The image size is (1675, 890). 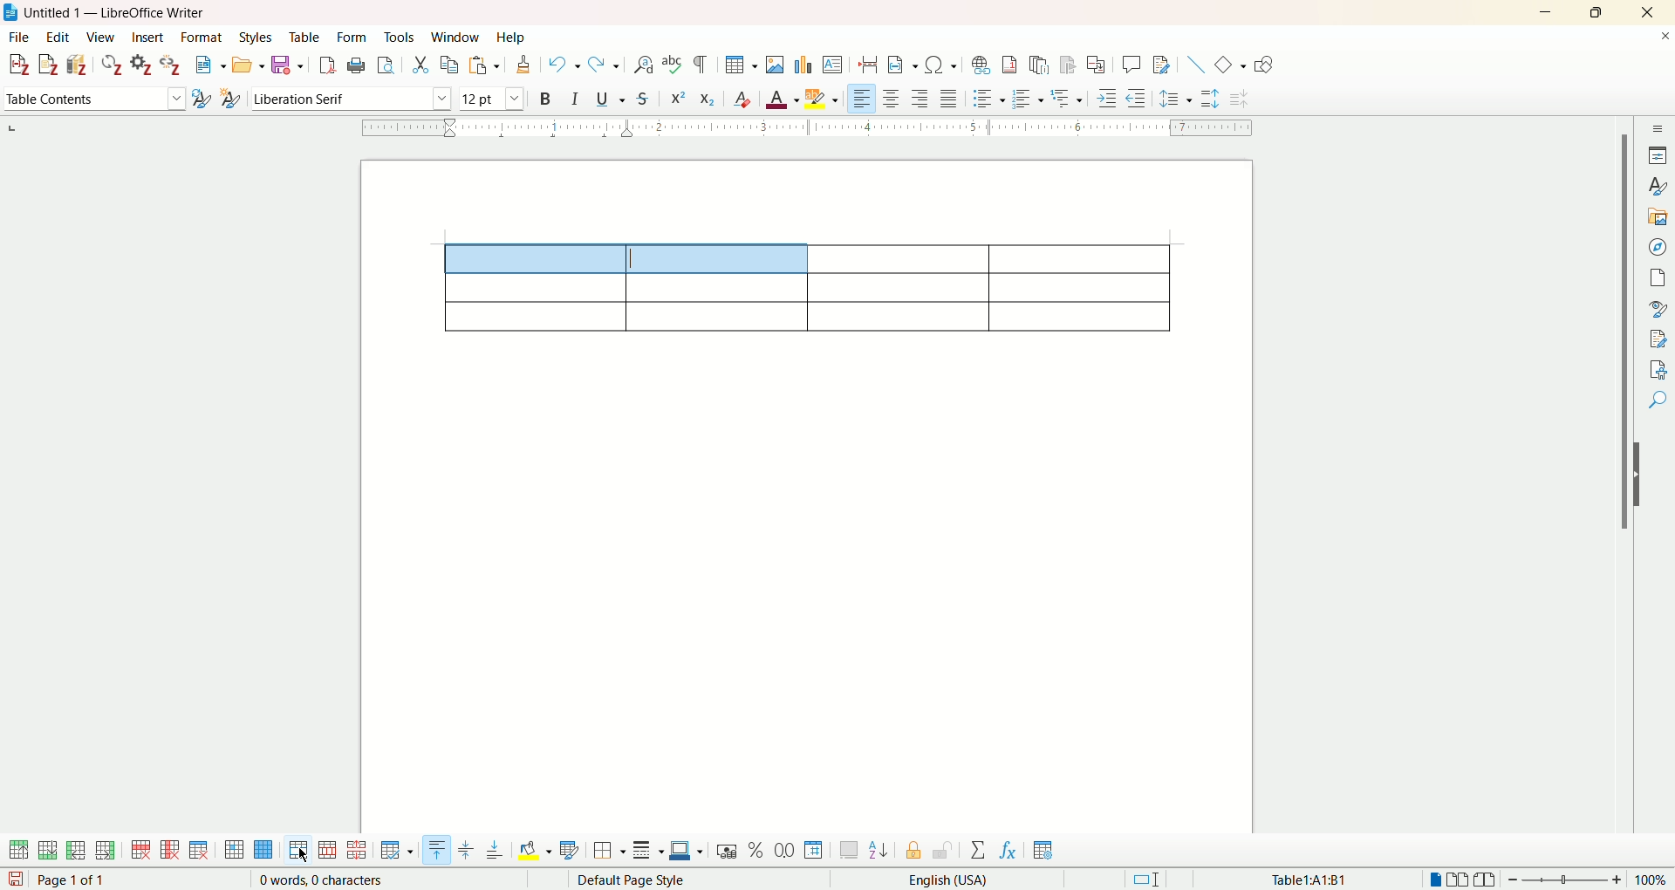 What do you see at coordinates (1232, 65) in the screenshot?
I see `basic shapes` at bounding box center [1232, 65].